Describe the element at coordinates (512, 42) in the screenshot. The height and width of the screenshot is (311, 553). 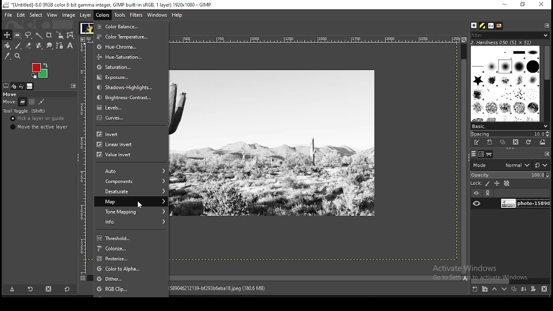
I see `hardness 050` at that location.